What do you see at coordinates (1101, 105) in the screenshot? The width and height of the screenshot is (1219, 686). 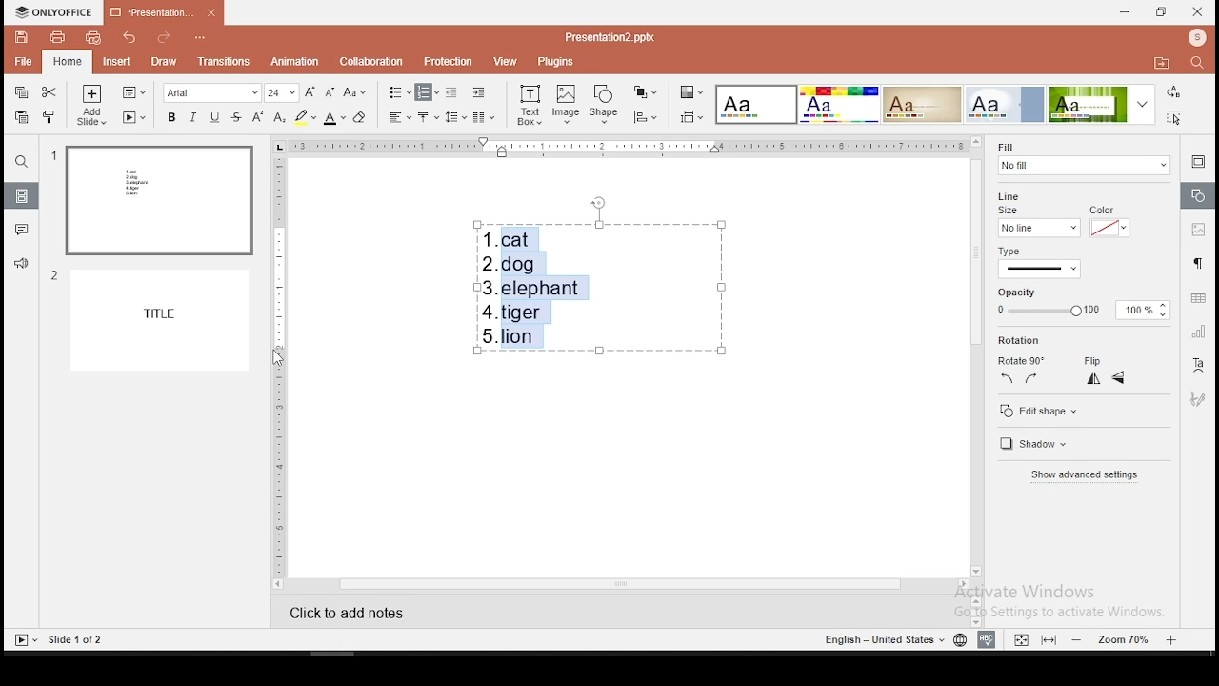 I see `theme ` at bounding box center [1101, 105].